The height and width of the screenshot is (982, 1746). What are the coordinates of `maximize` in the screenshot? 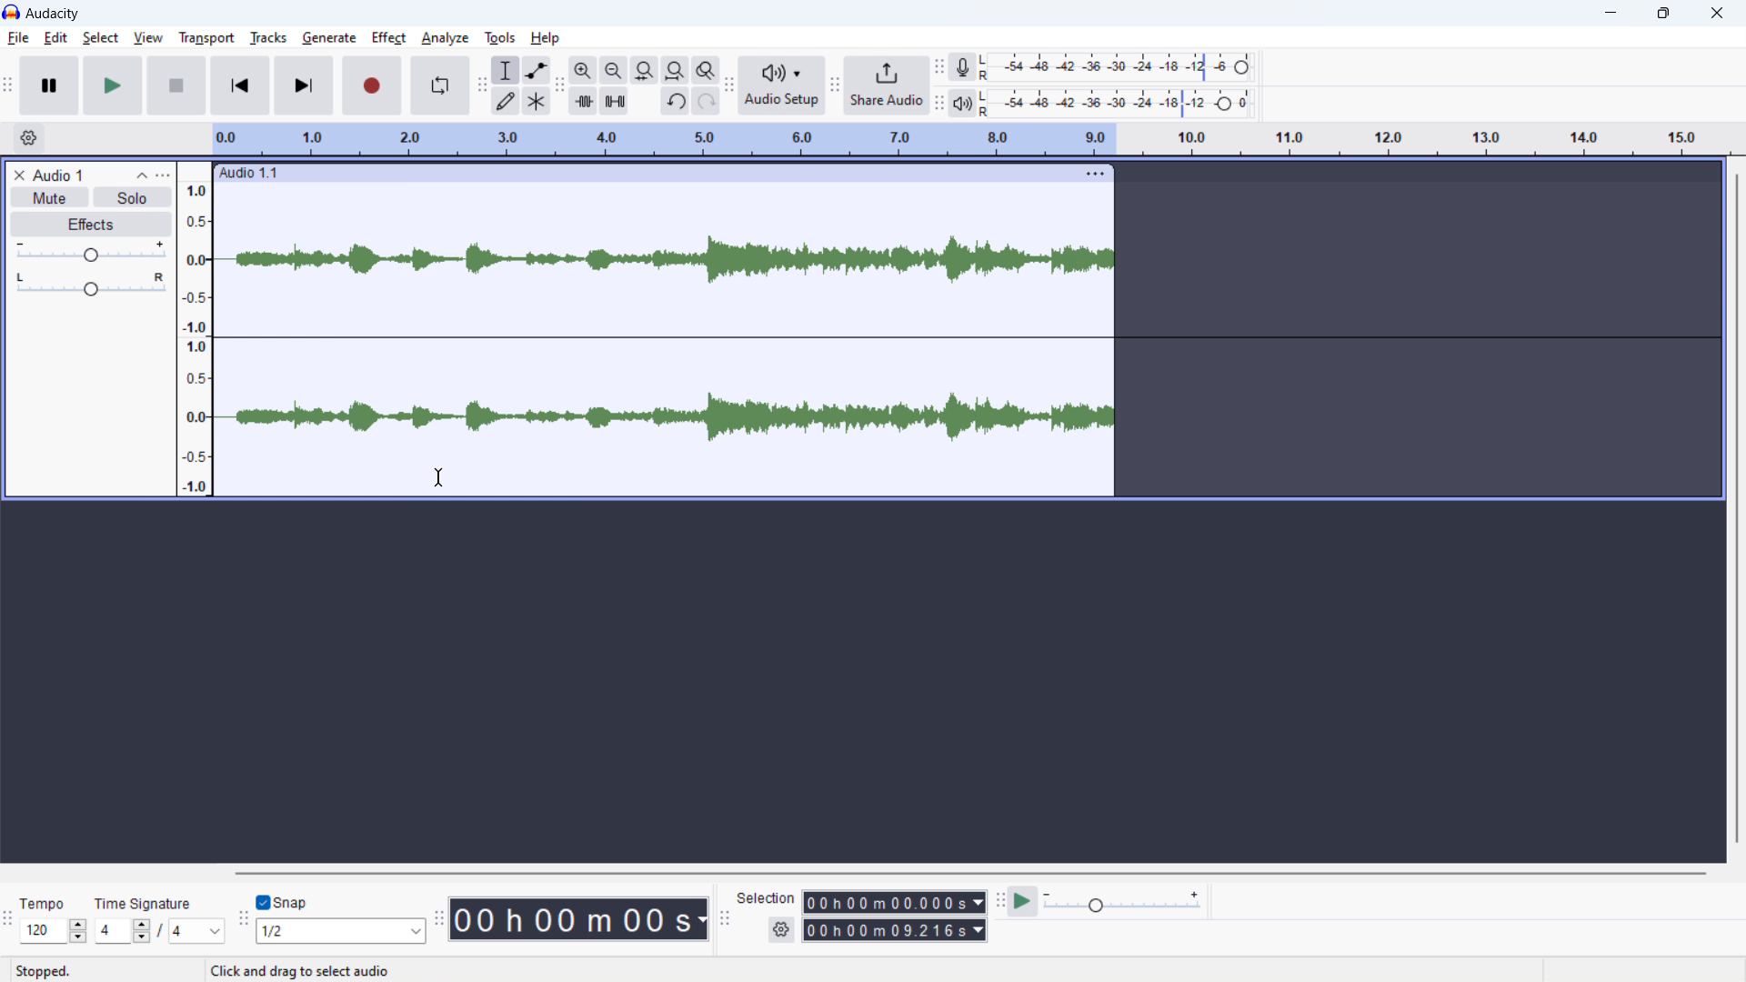 It's located at (1661, 14).